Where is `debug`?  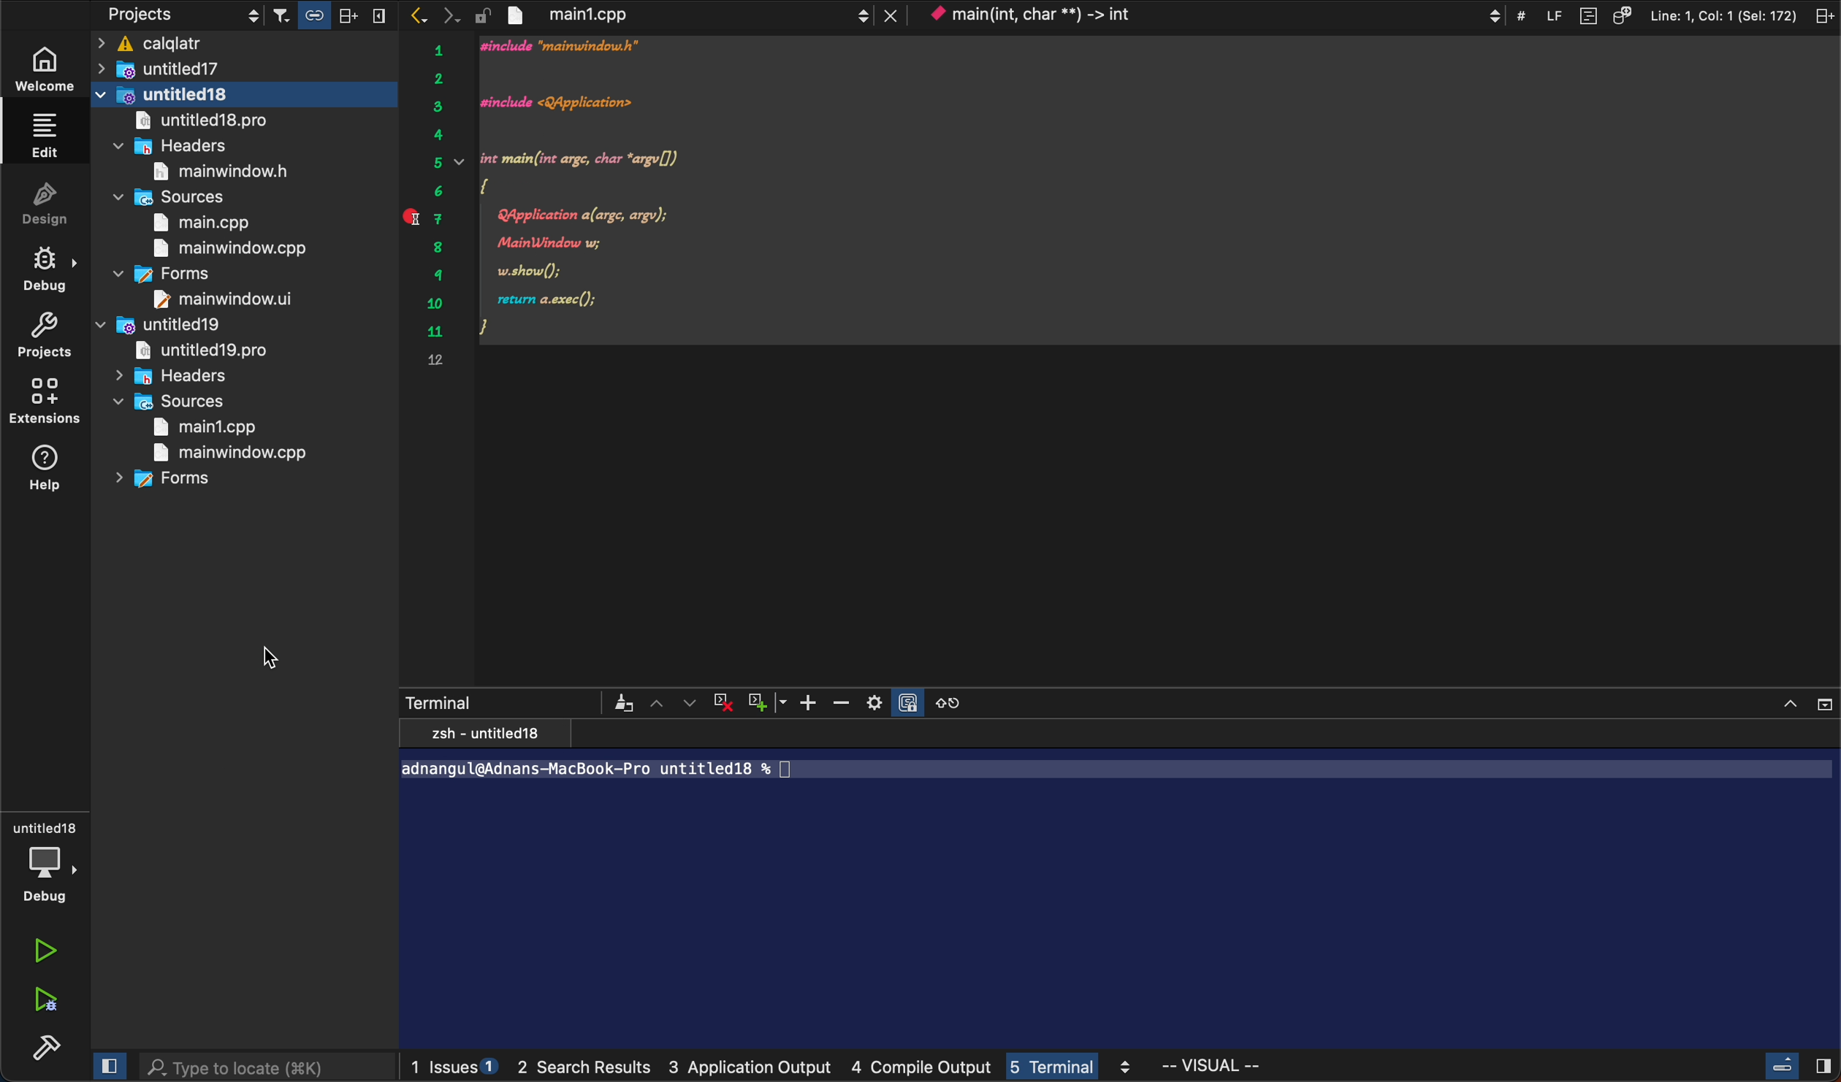 debug is located at coordinates (47, 854).